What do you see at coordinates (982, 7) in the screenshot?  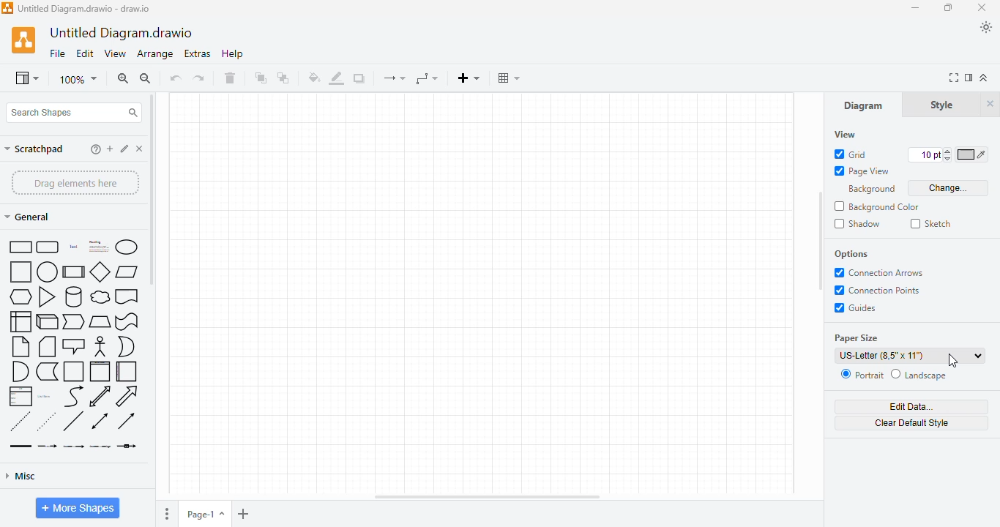 I see `close` at bounding box center [982, 7].